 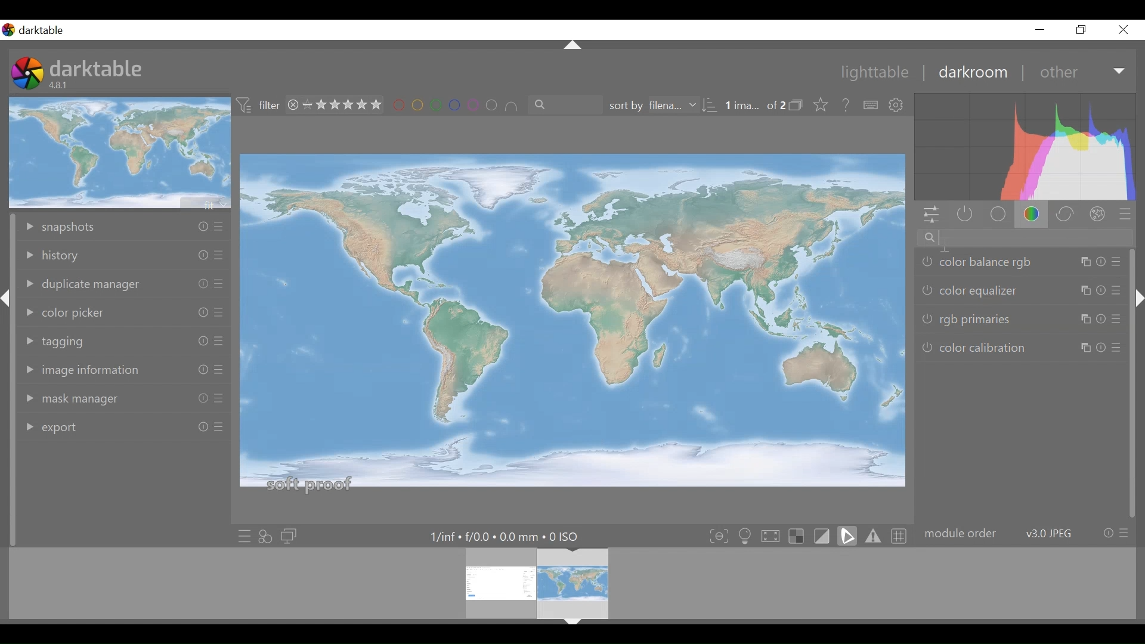 What do you see at coordinates (1039, 29) in the screenshot?
I see `` at bounding box center [1039, 29].